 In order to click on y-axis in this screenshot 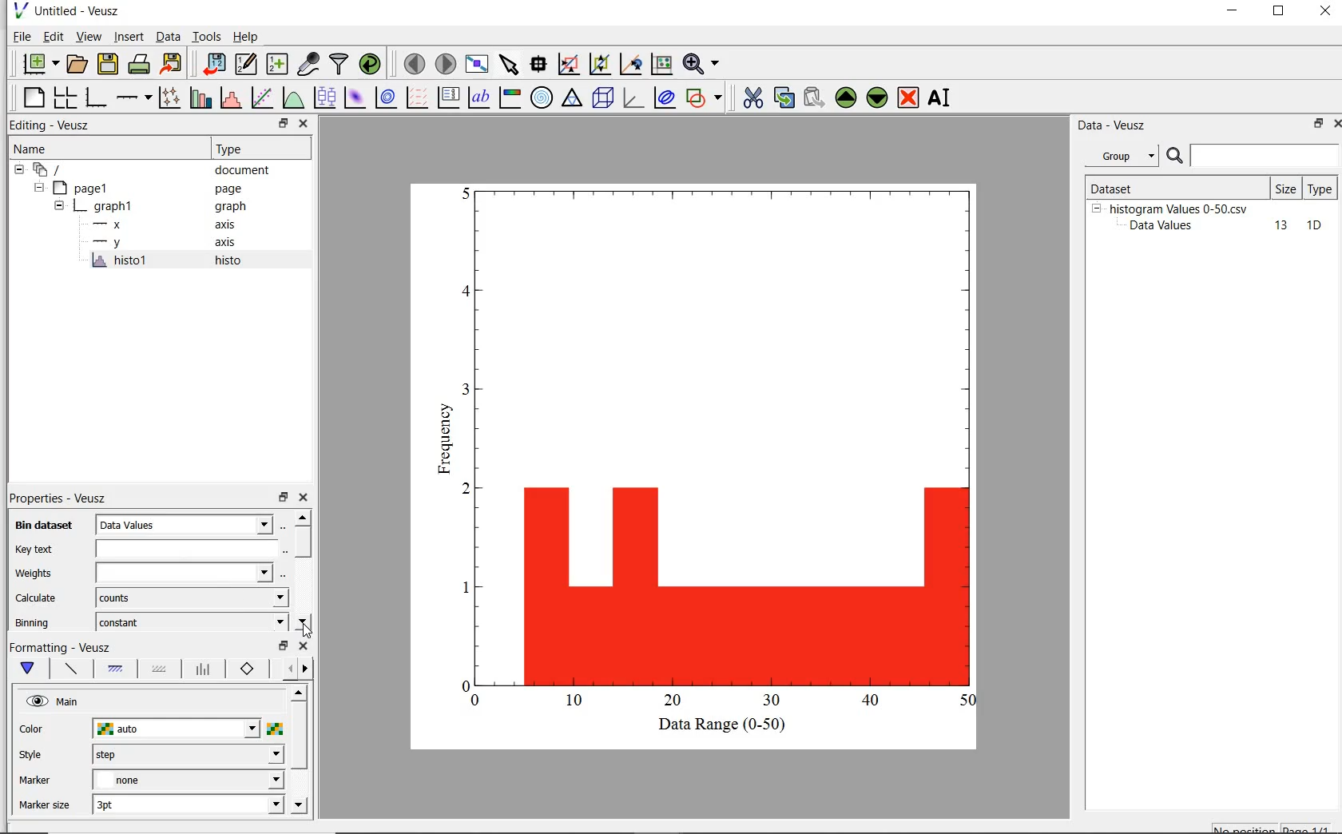, I will do `click(110, 243)`.